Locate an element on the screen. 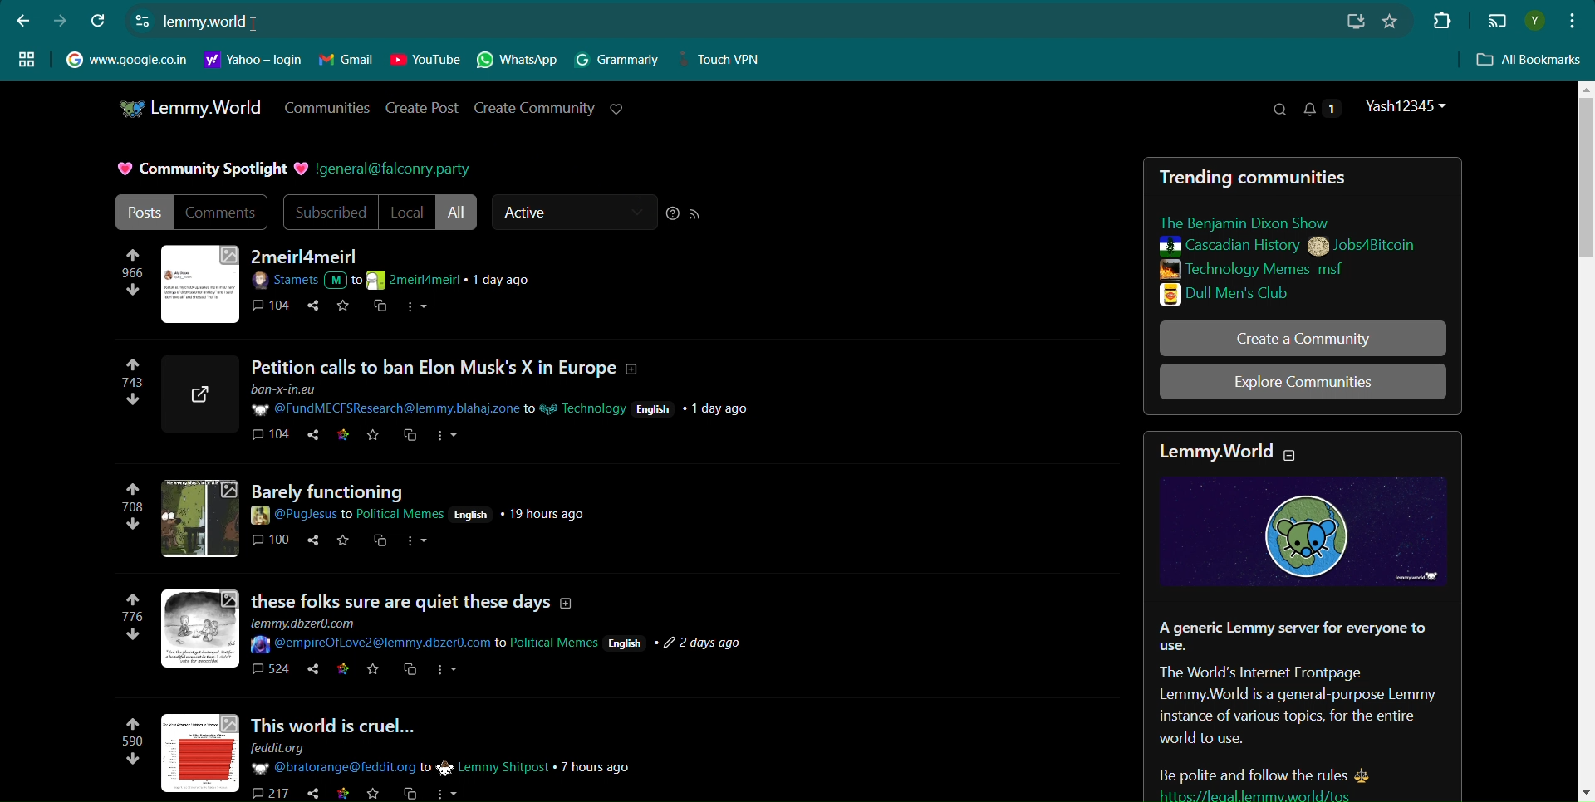 The image size is (1595, 802). Cursor is located at coordinates (263, 22).